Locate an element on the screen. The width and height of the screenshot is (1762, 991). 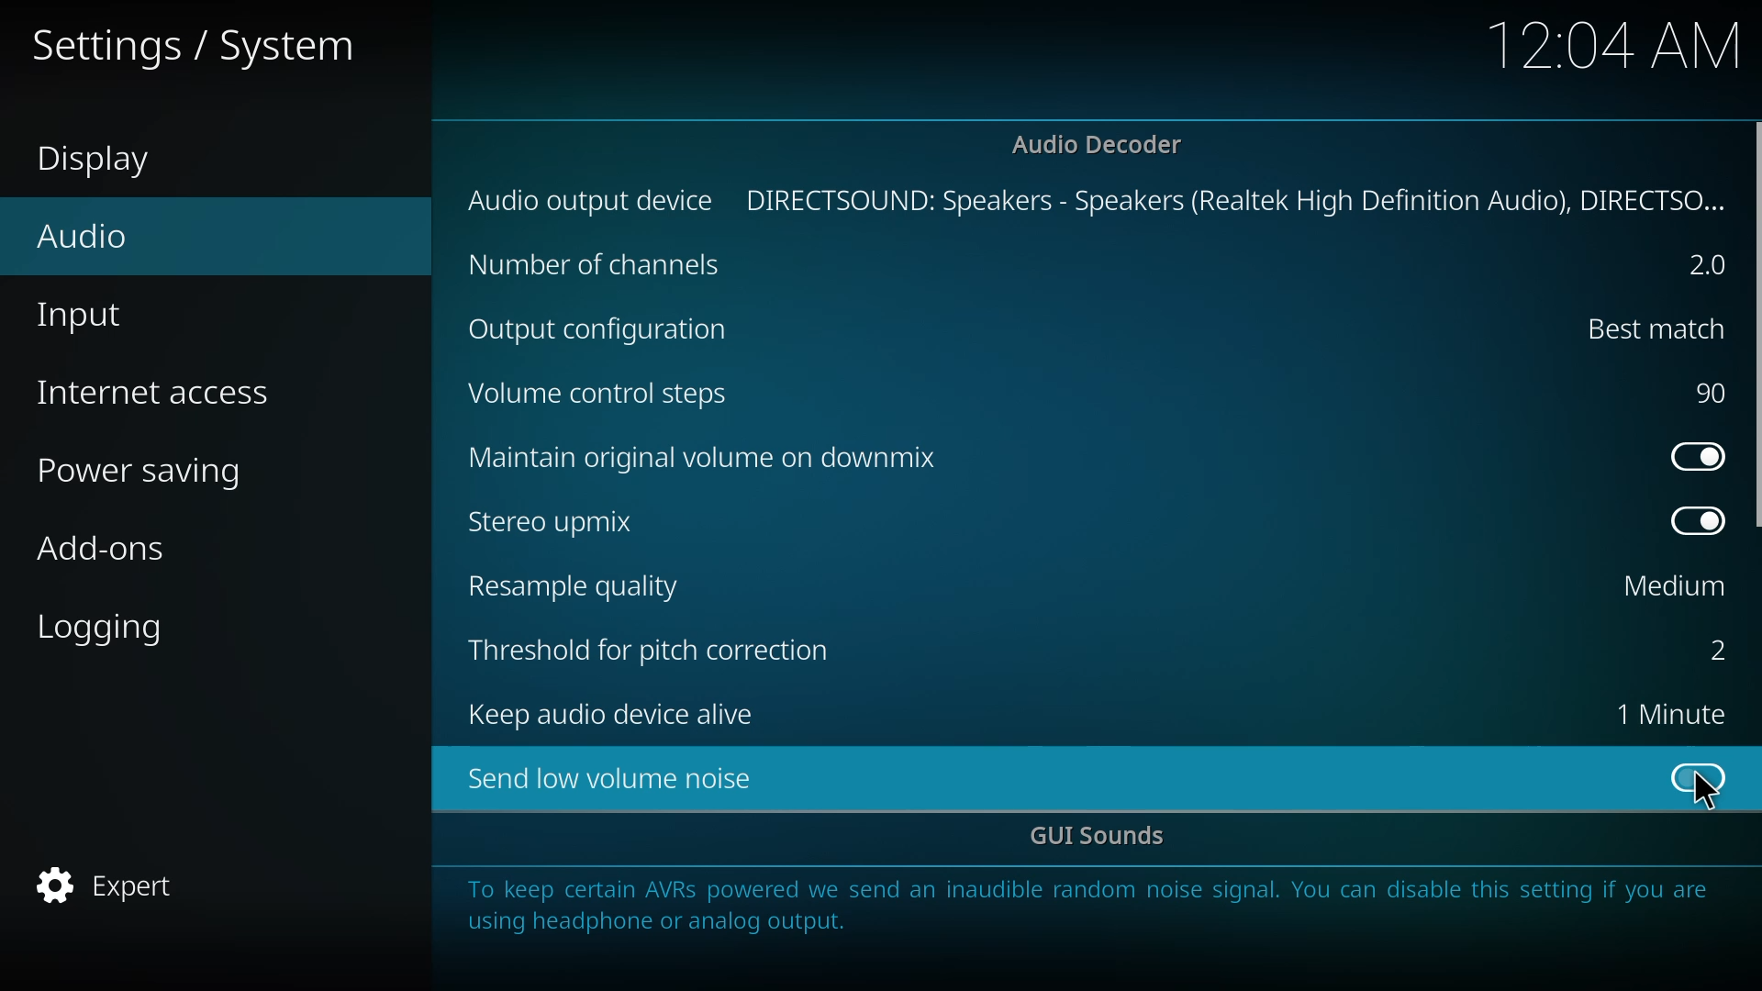
output cofig is located at coordinates (601, 327).